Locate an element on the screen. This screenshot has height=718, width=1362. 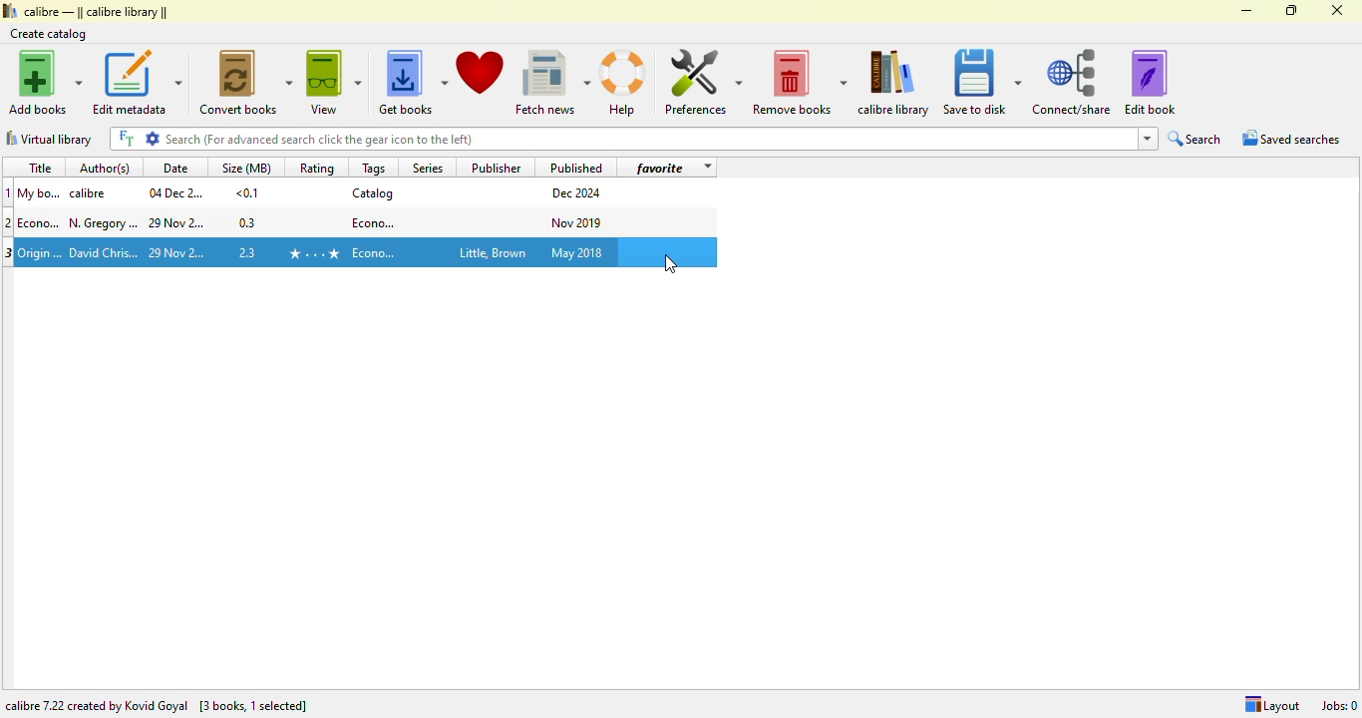
size(MB) is located at coordinates (245, 167).